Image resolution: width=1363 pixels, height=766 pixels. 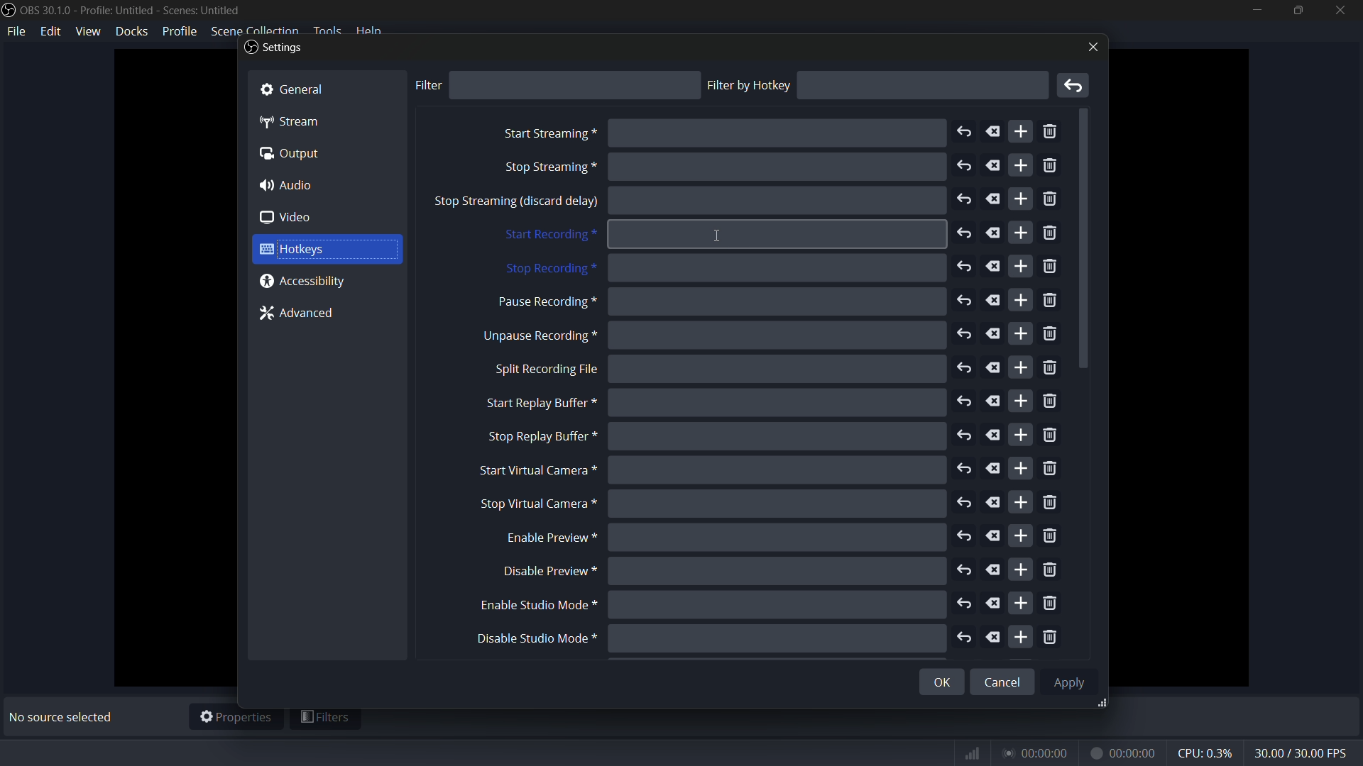 What do you see at coordinates (993, 131) in the screenshot?
I see `delete` at bounding box center [993, 131].